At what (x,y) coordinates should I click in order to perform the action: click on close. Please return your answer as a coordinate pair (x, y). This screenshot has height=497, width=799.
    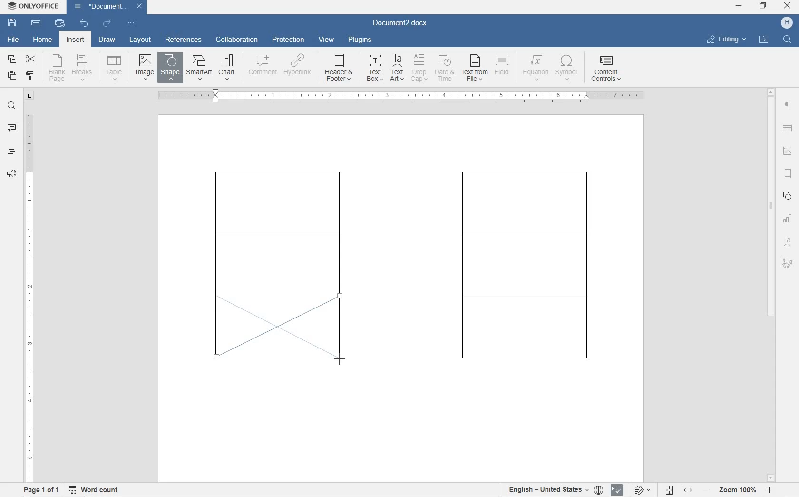
    Looking at the image, I should click on (787, 6).